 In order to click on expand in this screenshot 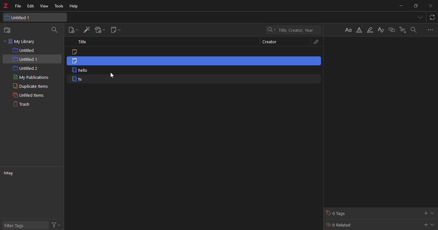, I will do `click(433, 224)`.